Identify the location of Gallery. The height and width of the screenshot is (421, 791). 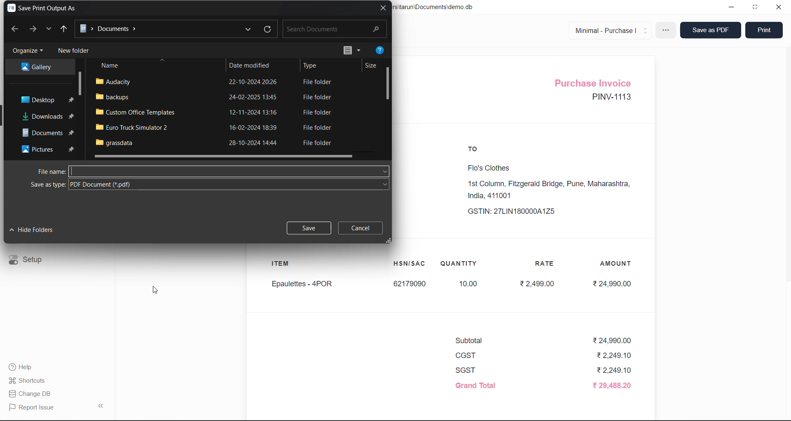
(41, 68).